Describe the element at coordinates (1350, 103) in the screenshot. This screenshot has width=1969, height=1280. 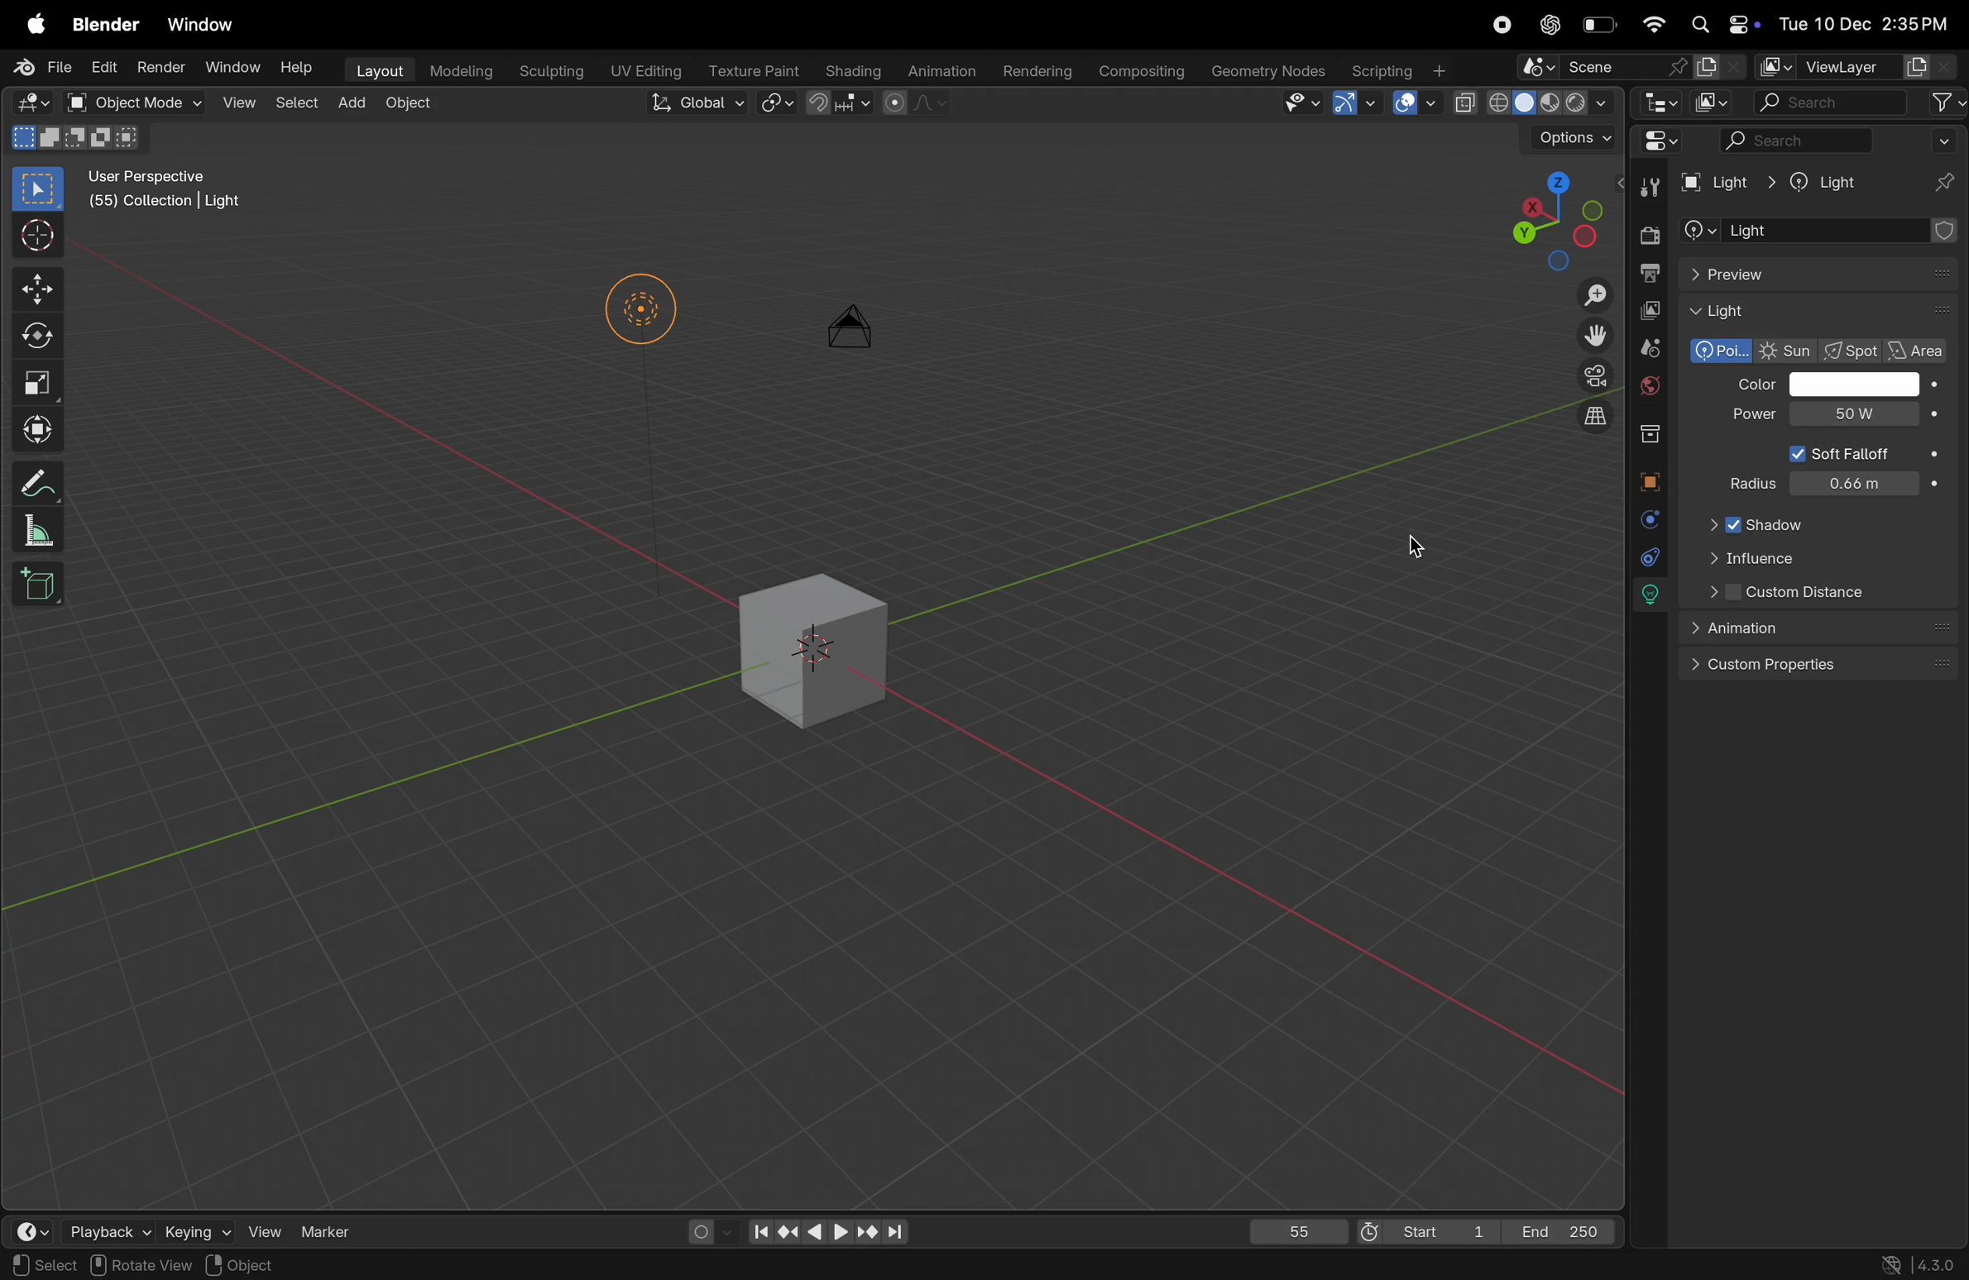
I see `Show gimzo` at that location.